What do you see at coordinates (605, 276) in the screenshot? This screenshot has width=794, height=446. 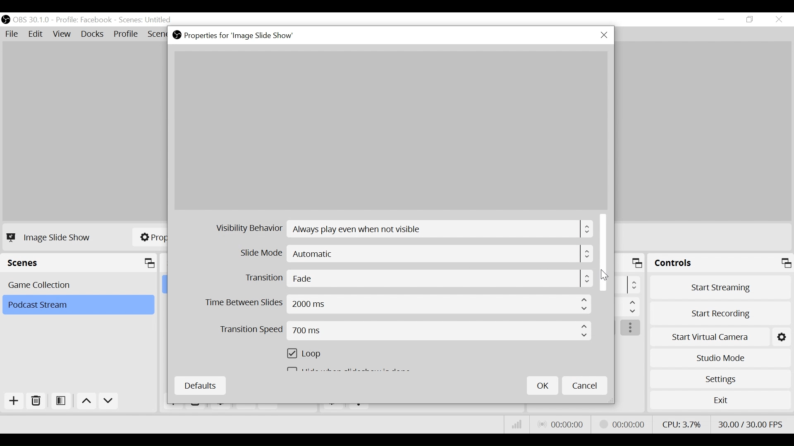 I see `Cursor` at bounding box center [605, 276].